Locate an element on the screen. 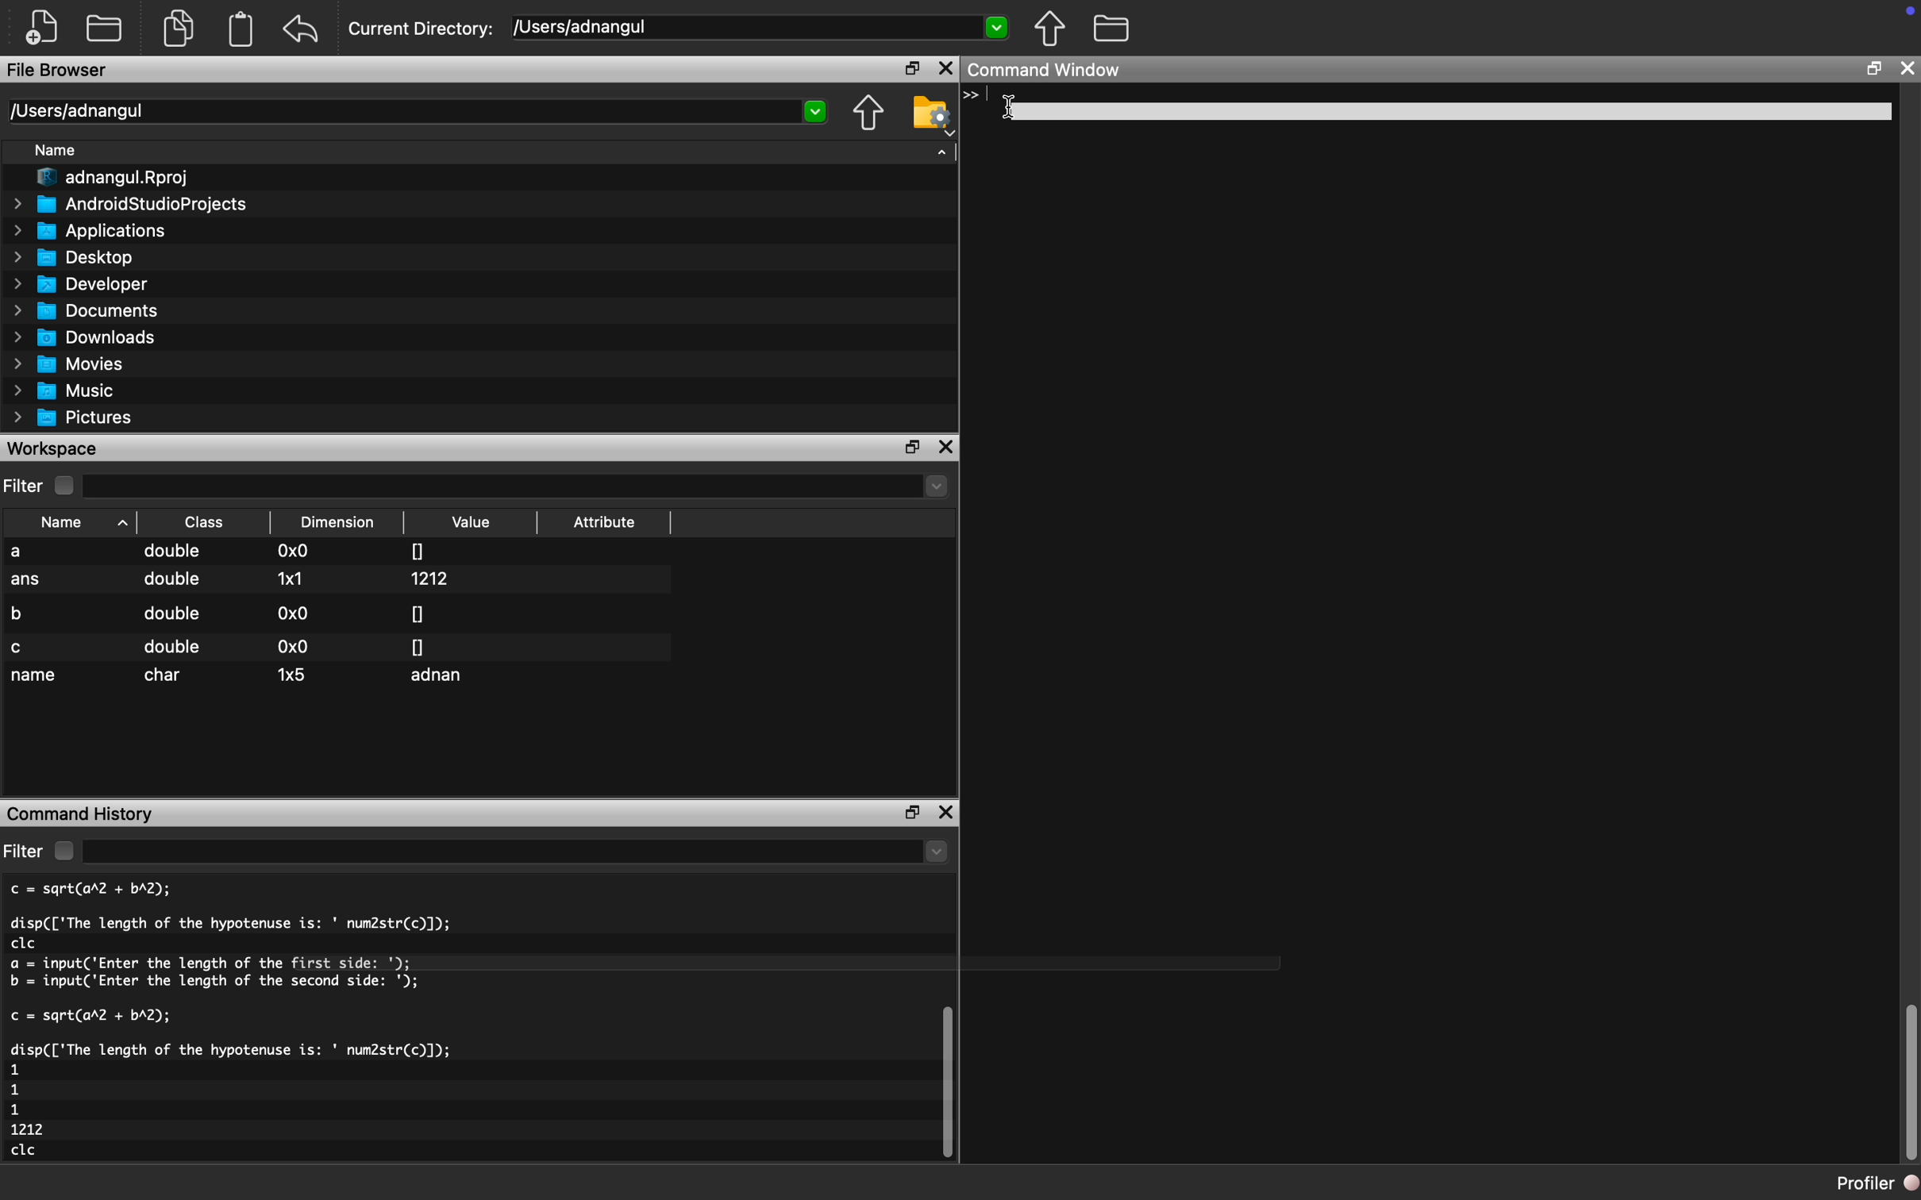 The image size is (1921, 1200). Name is located at coordinates (63, 152).